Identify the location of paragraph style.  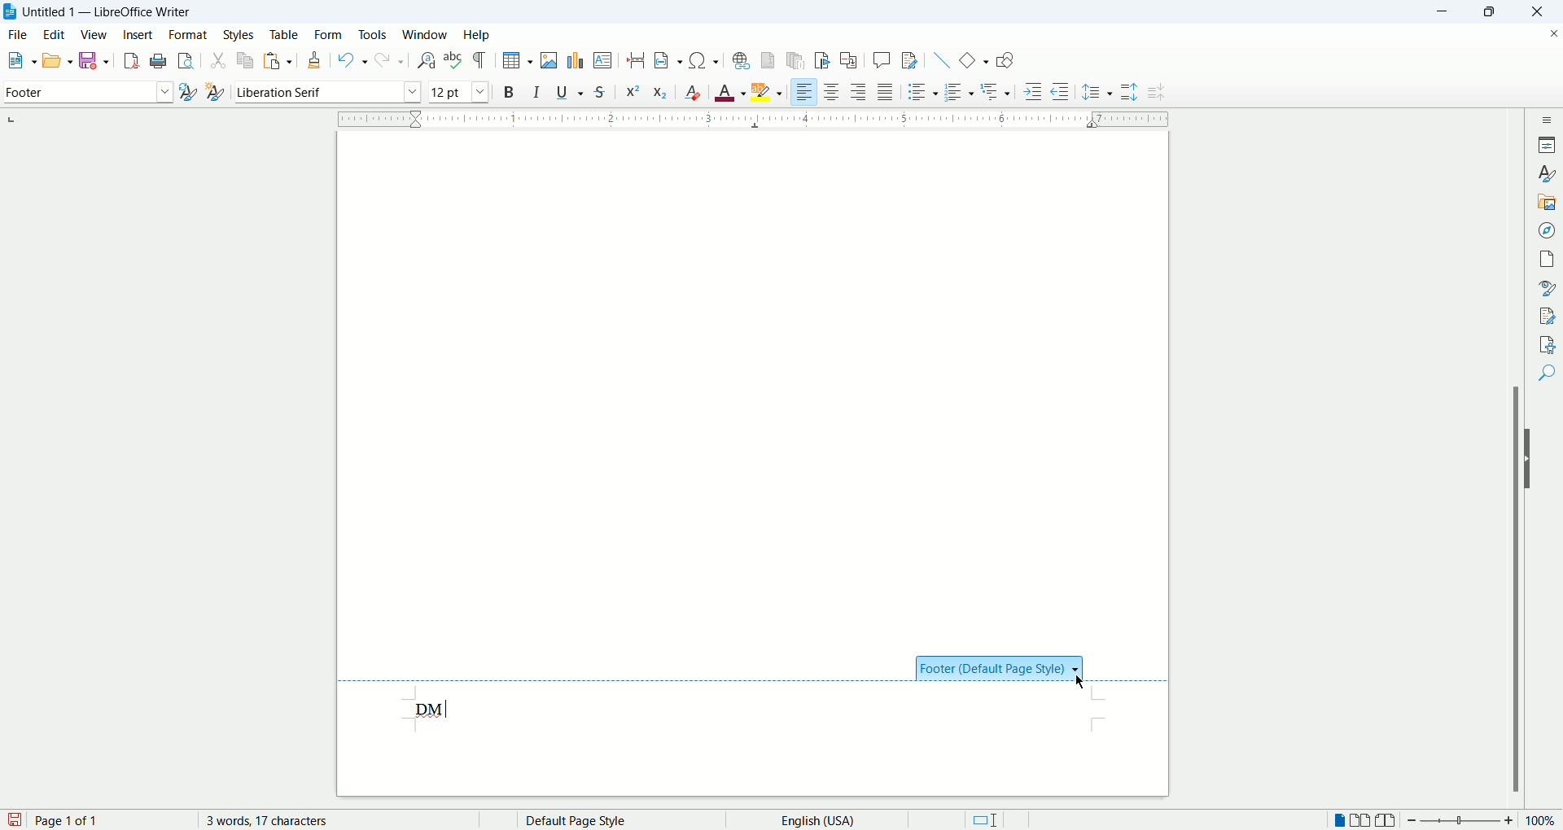
(85, 92).